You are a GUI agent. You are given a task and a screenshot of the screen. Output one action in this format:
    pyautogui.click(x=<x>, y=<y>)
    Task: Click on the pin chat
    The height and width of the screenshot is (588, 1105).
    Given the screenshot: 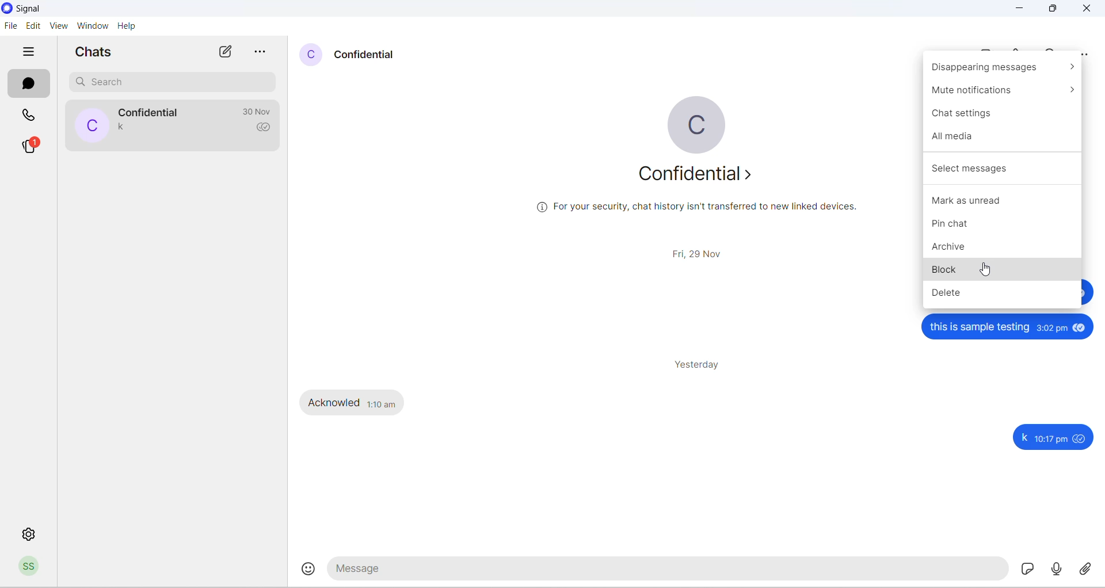 What is the action you would take?
    pyautogui.click(x=1006, y=227)
    